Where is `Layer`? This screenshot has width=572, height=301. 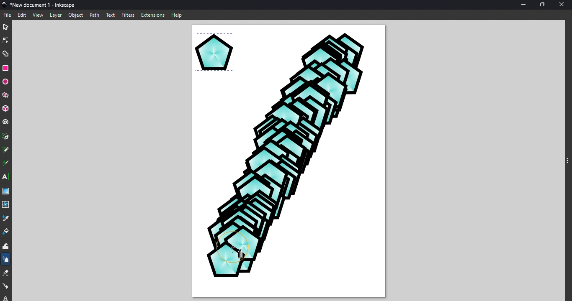 Layer is located at coordinates (55, 15).